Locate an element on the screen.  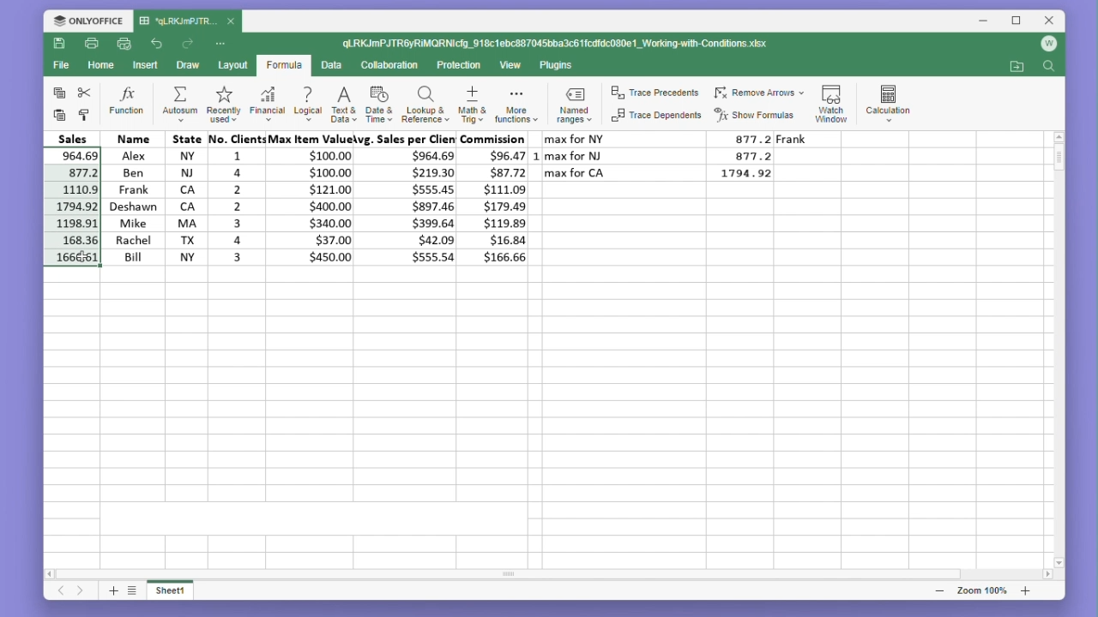
More options is located at coordinates (222, 44).